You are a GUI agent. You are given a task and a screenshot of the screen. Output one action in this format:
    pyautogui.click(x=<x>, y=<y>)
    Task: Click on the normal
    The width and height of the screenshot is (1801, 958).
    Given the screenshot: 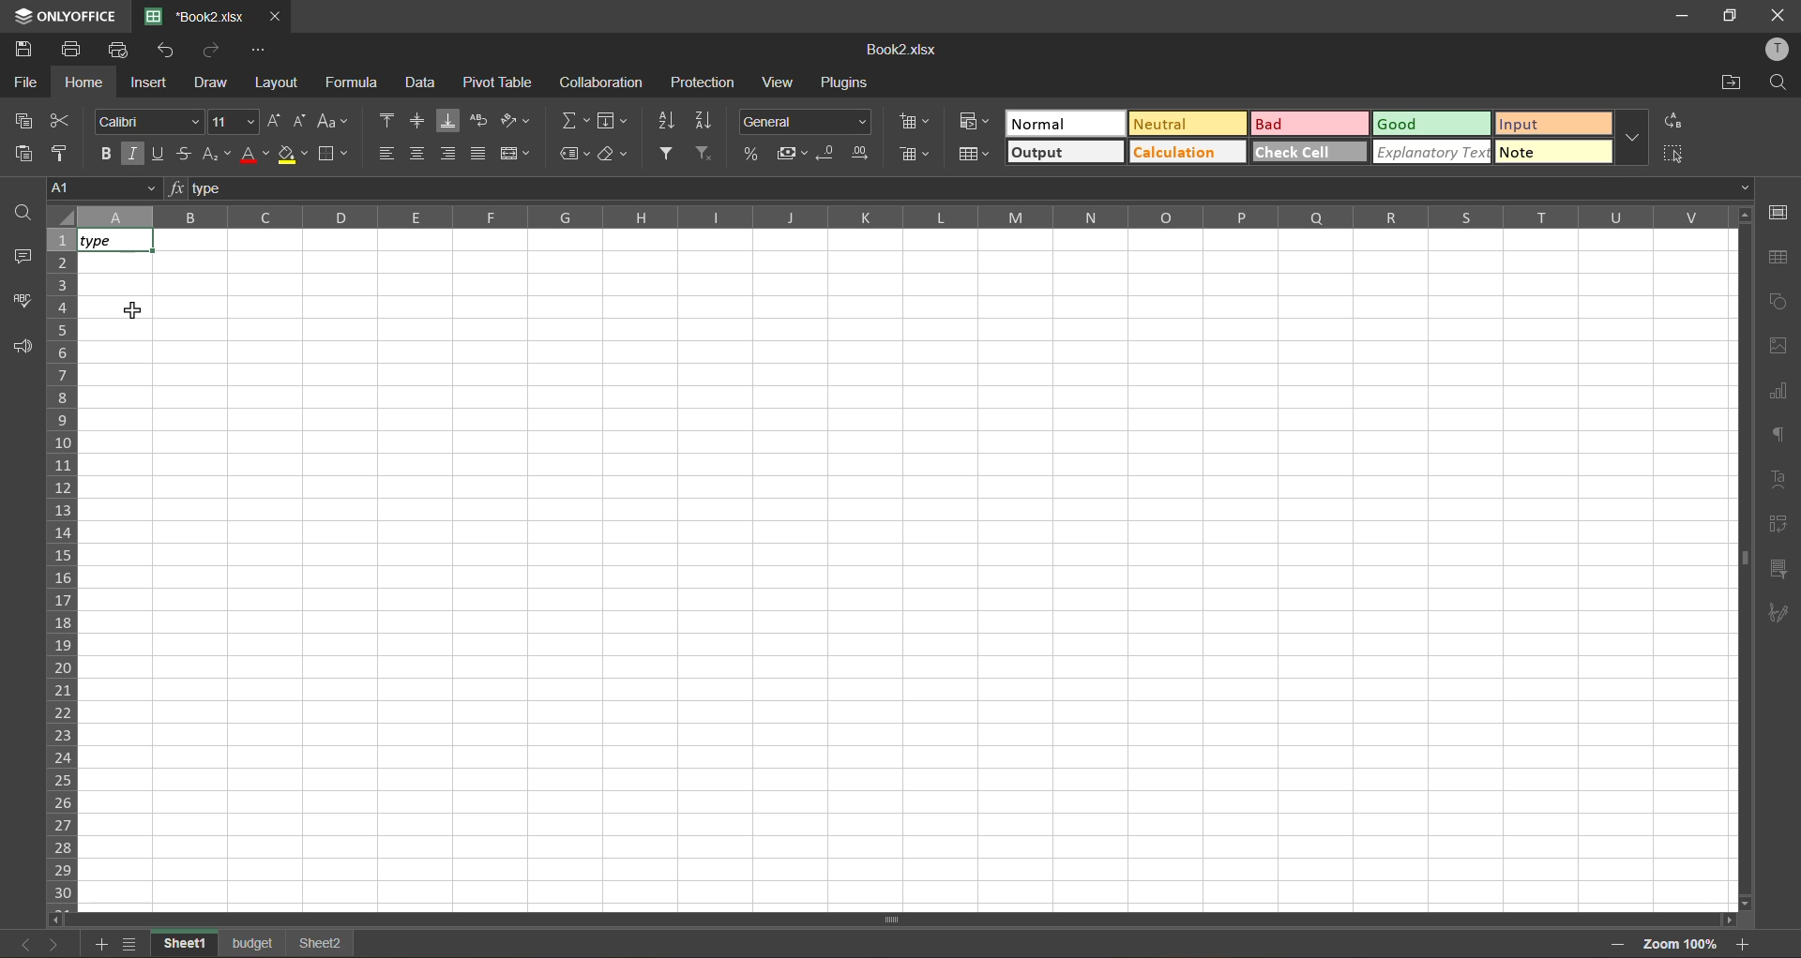 What is the action you would take?
    pyautogui.click(x=1063, y=123)
    